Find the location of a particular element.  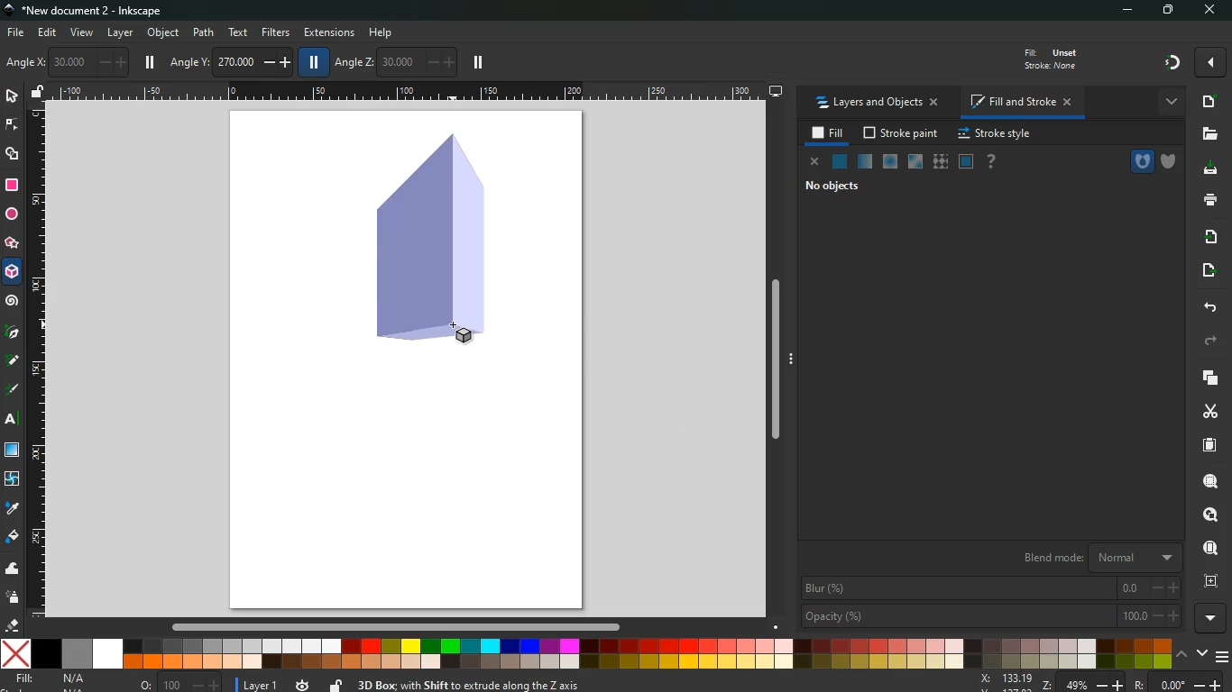

desktop is located at coordinates (777, 91).